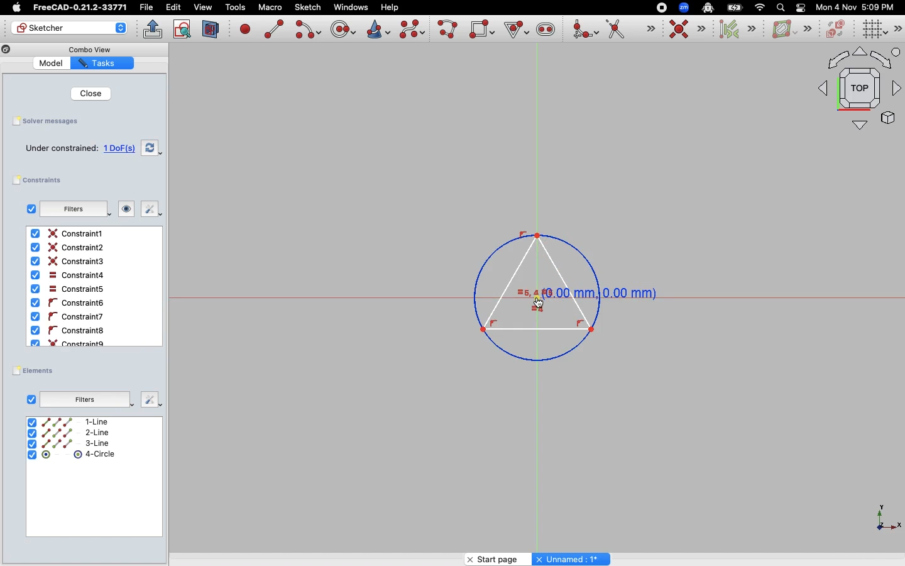  I want to click on Constraint6, so click(70, 316).